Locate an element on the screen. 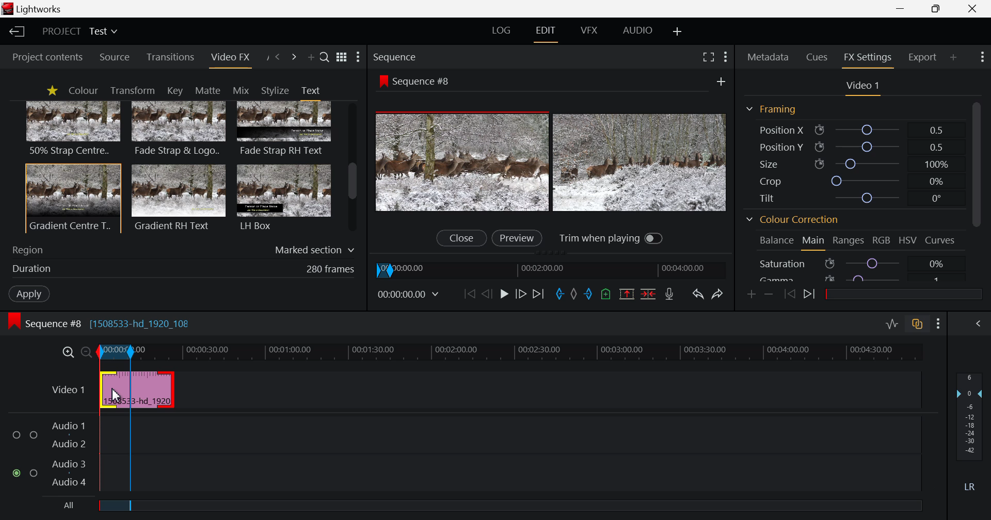  Mark In is located at coordinates (558, 293).